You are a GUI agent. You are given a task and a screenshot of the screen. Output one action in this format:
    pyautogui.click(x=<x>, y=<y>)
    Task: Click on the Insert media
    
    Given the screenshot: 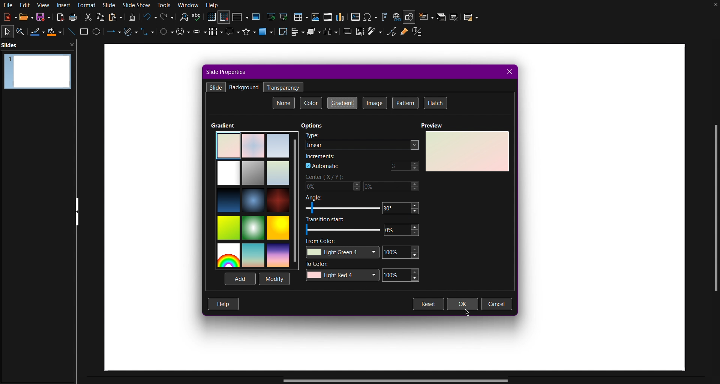 What is the action you would take?
    pyautogui.click(x=328, y=16)
    